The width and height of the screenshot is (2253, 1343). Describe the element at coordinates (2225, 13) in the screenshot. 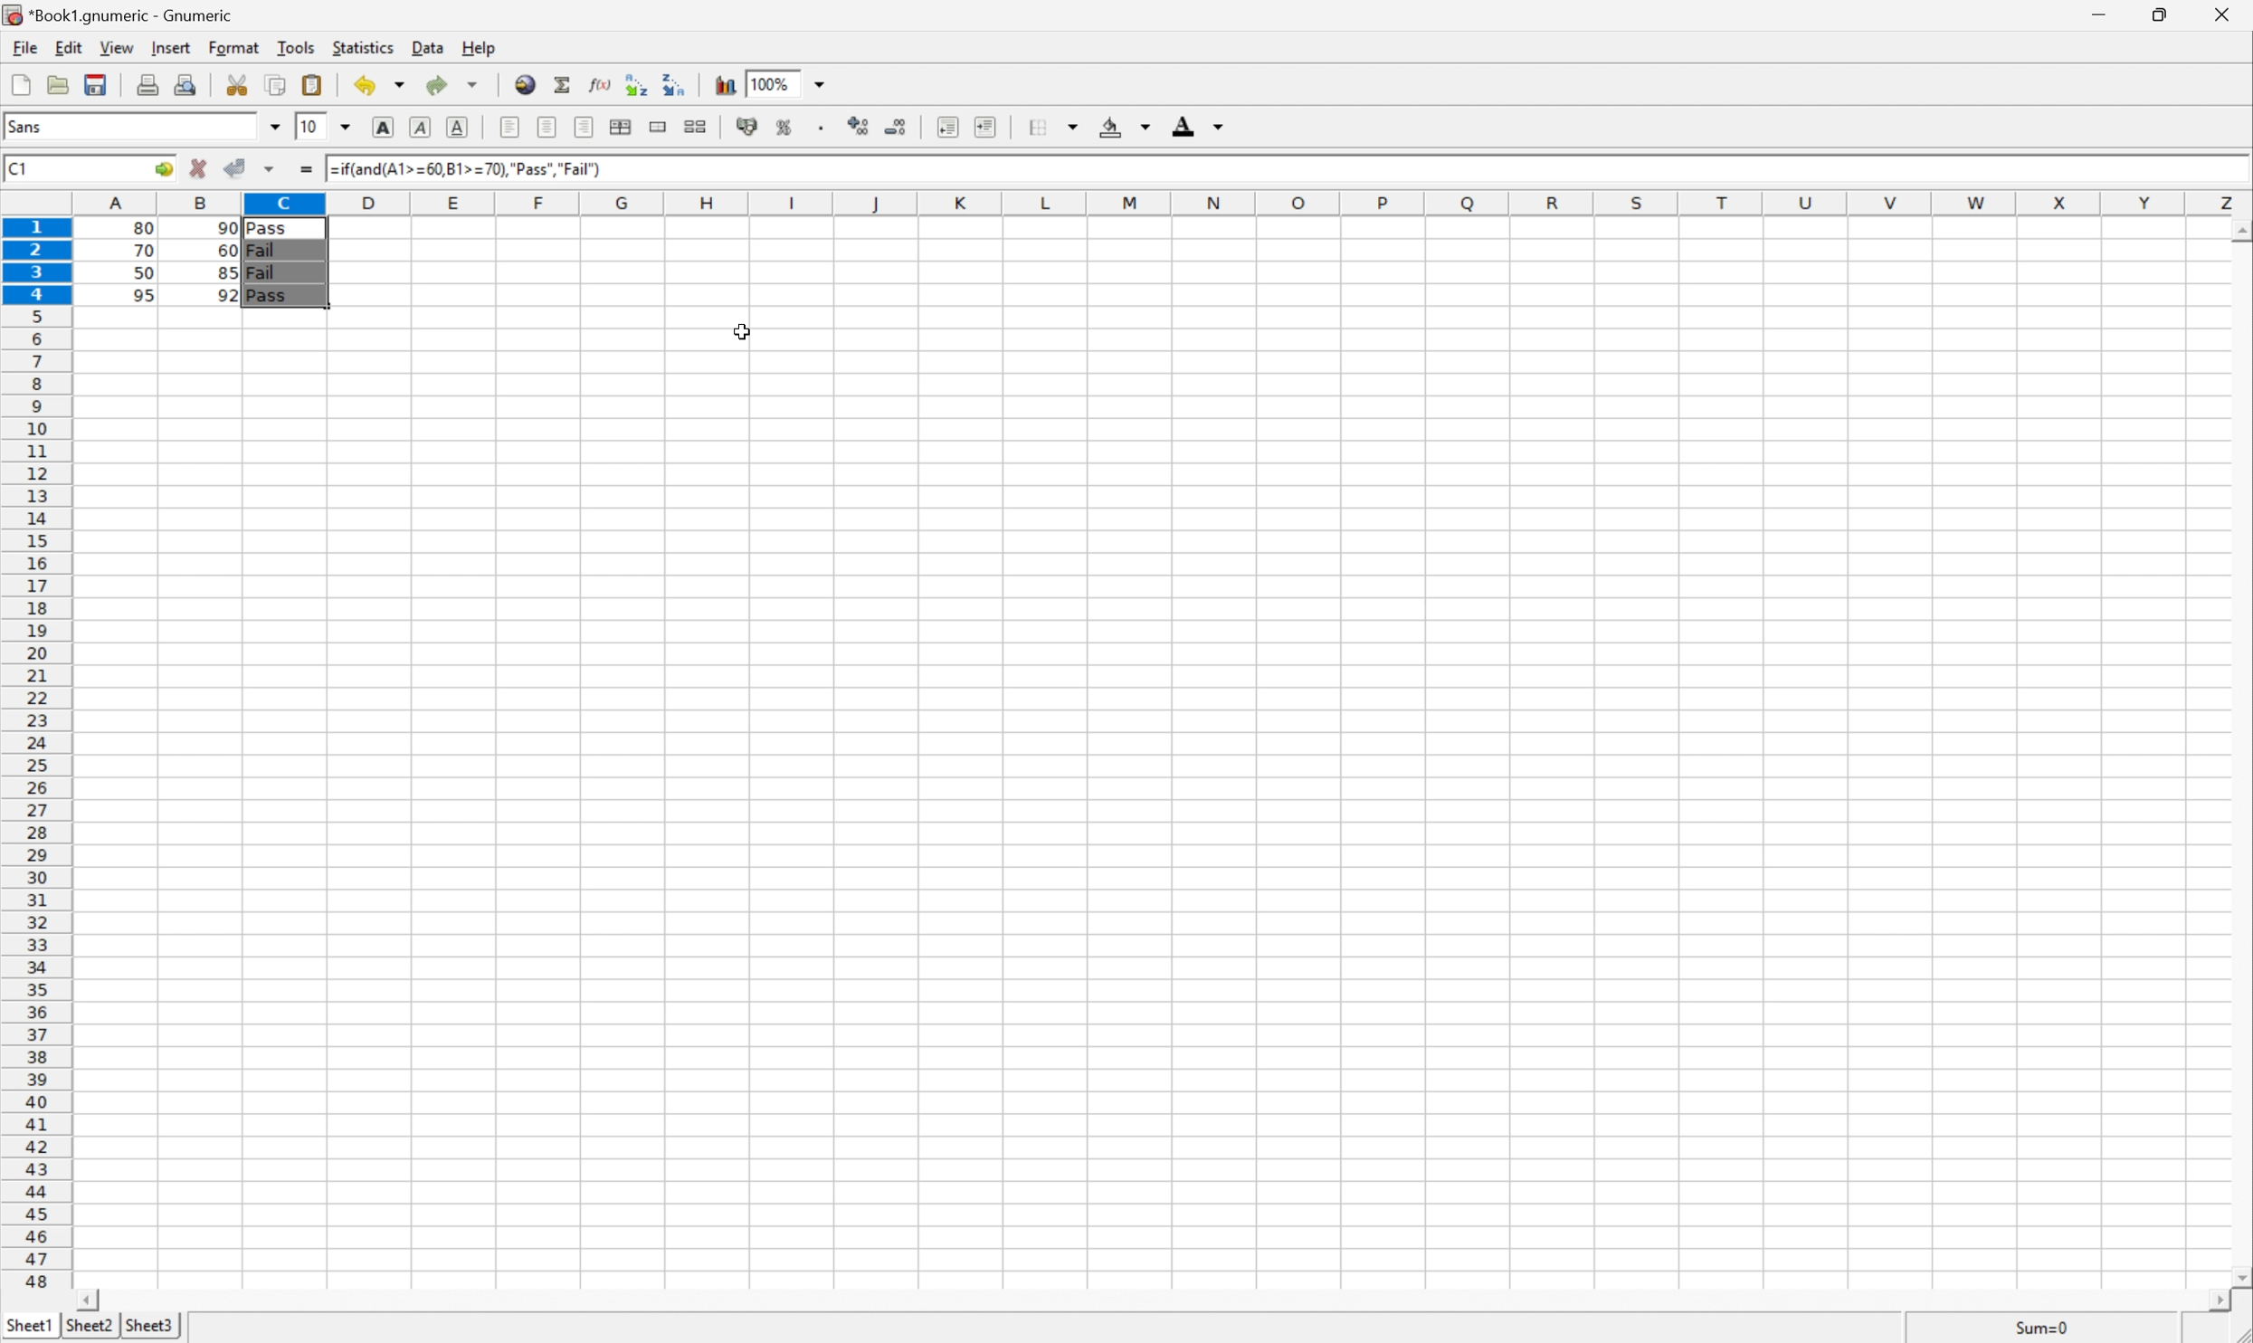

I see `Close` at that location.